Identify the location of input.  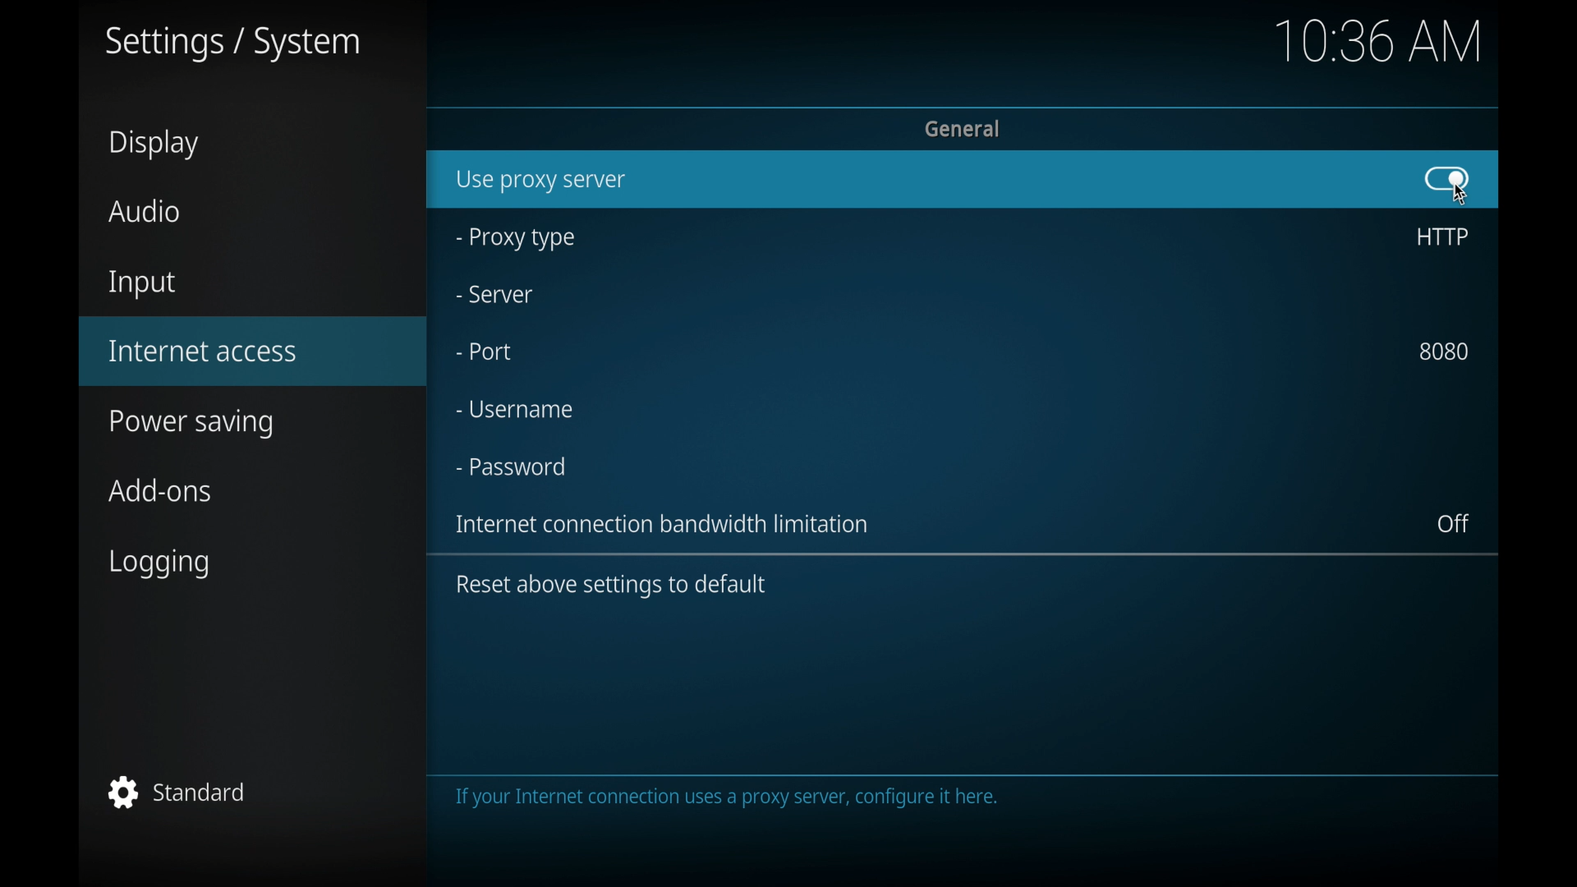
(142, 285).